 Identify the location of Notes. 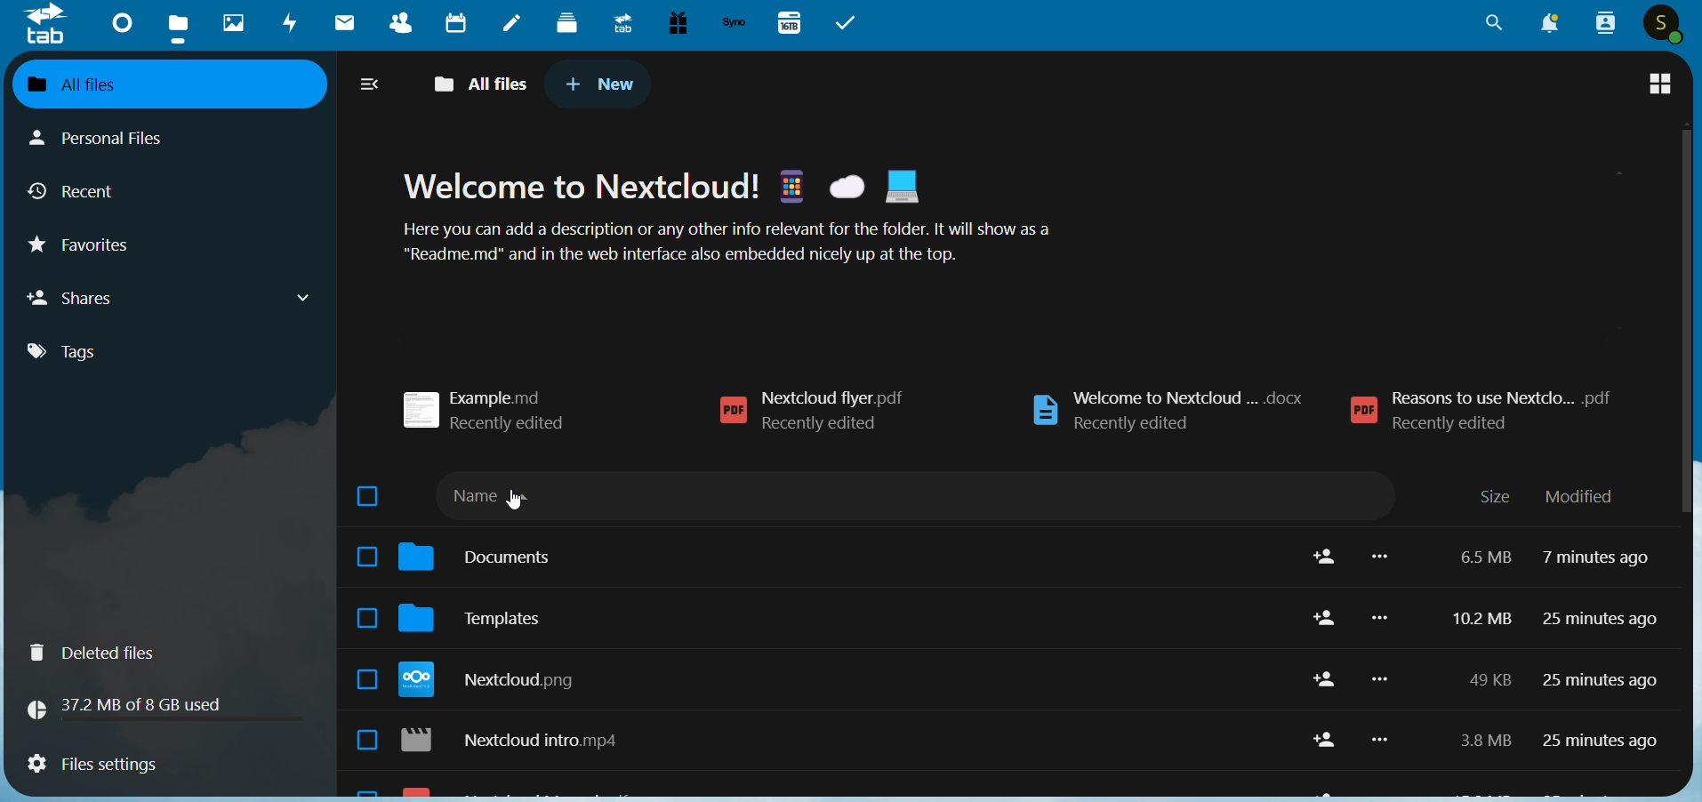
(513, 23).